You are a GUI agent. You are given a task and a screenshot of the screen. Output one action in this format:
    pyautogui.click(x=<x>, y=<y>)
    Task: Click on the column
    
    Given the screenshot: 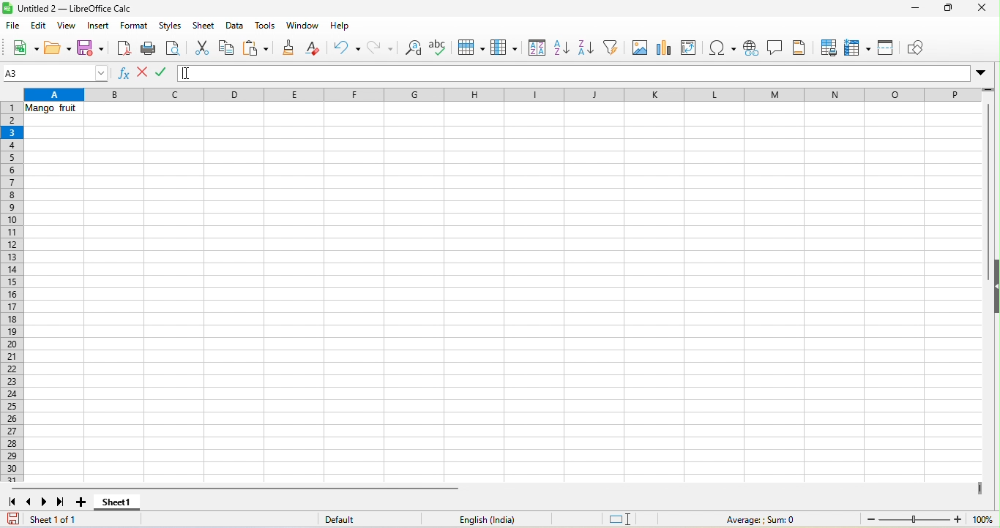 What is the action you would take?
    pyautogui.click(x=504, y=49)
    